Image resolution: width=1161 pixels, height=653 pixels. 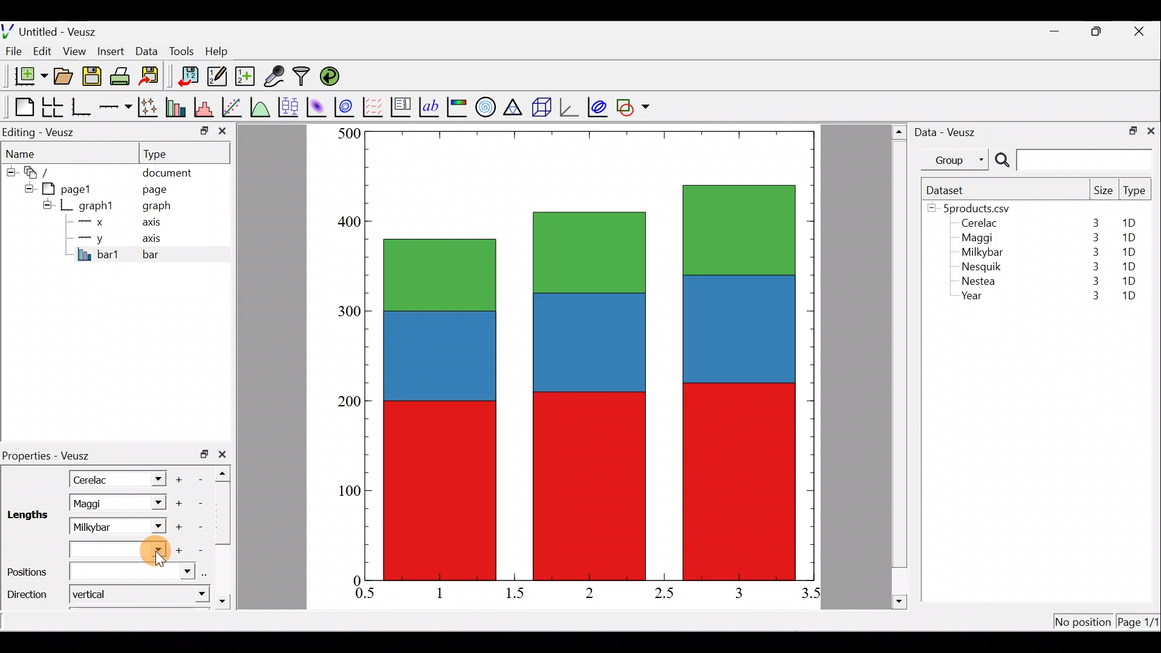 I want to click on graph1, so click(x=97, y=206).